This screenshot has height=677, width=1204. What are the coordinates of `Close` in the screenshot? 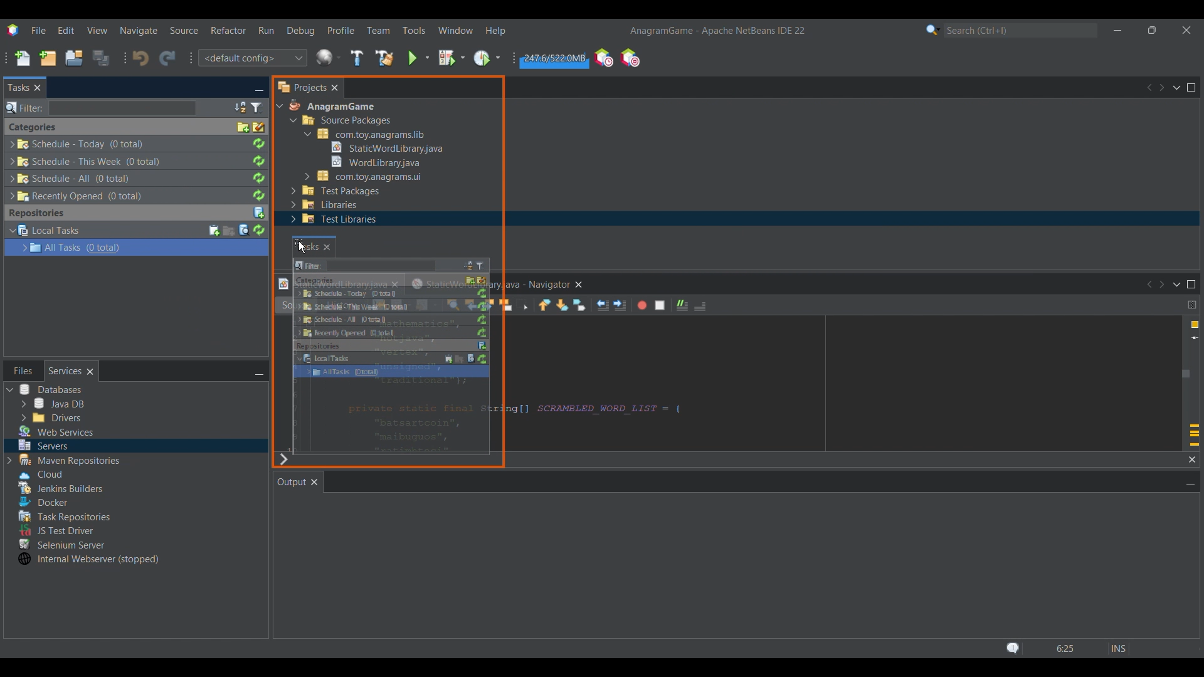 It's located at (314, 482).